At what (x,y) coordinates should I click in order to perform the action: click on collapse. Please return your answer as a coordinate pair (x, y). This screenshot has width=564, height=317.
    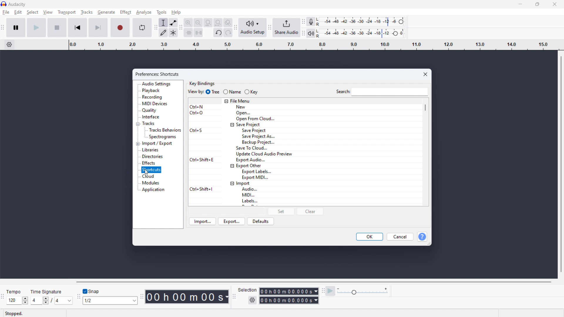
    Looking at the image, I should click on (226, 101).